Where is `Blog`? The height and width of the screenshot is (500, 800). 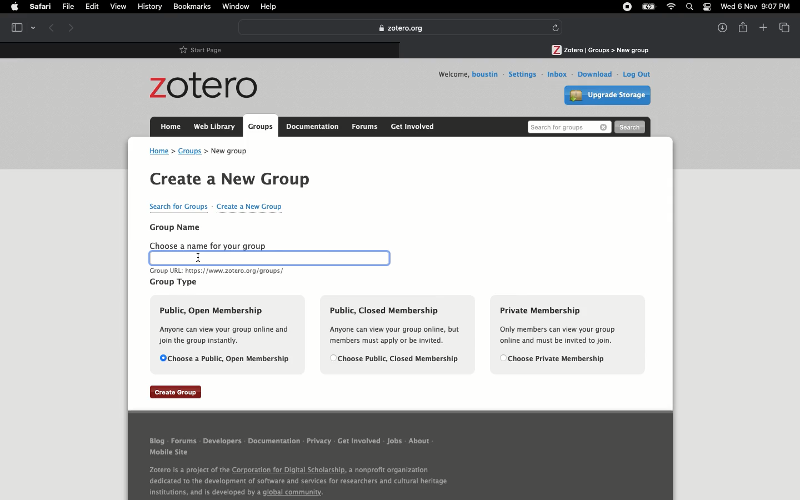
Blog is located at coordinates (156, 442).